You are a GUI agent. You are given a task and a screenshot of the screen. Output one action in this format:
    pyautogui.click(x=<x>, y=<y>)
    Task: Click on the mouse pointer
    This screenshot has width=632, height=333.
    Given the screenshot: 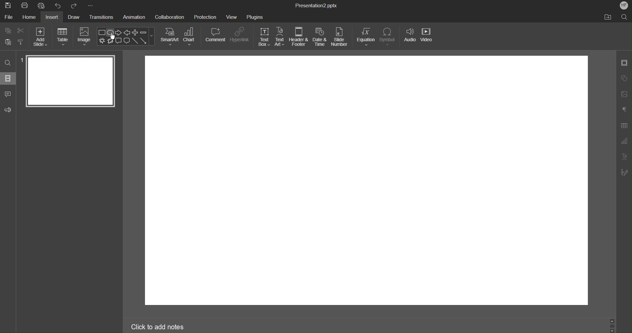 What is the action you would take?
    pyautogui.click(x=114, y=37)
    